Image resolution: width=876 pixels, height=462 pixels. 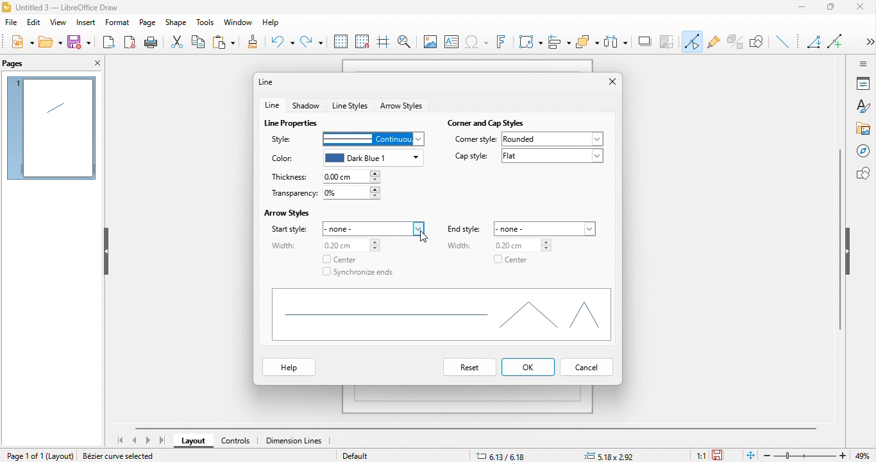 I want to click on pages, so click(x=23, y=63).